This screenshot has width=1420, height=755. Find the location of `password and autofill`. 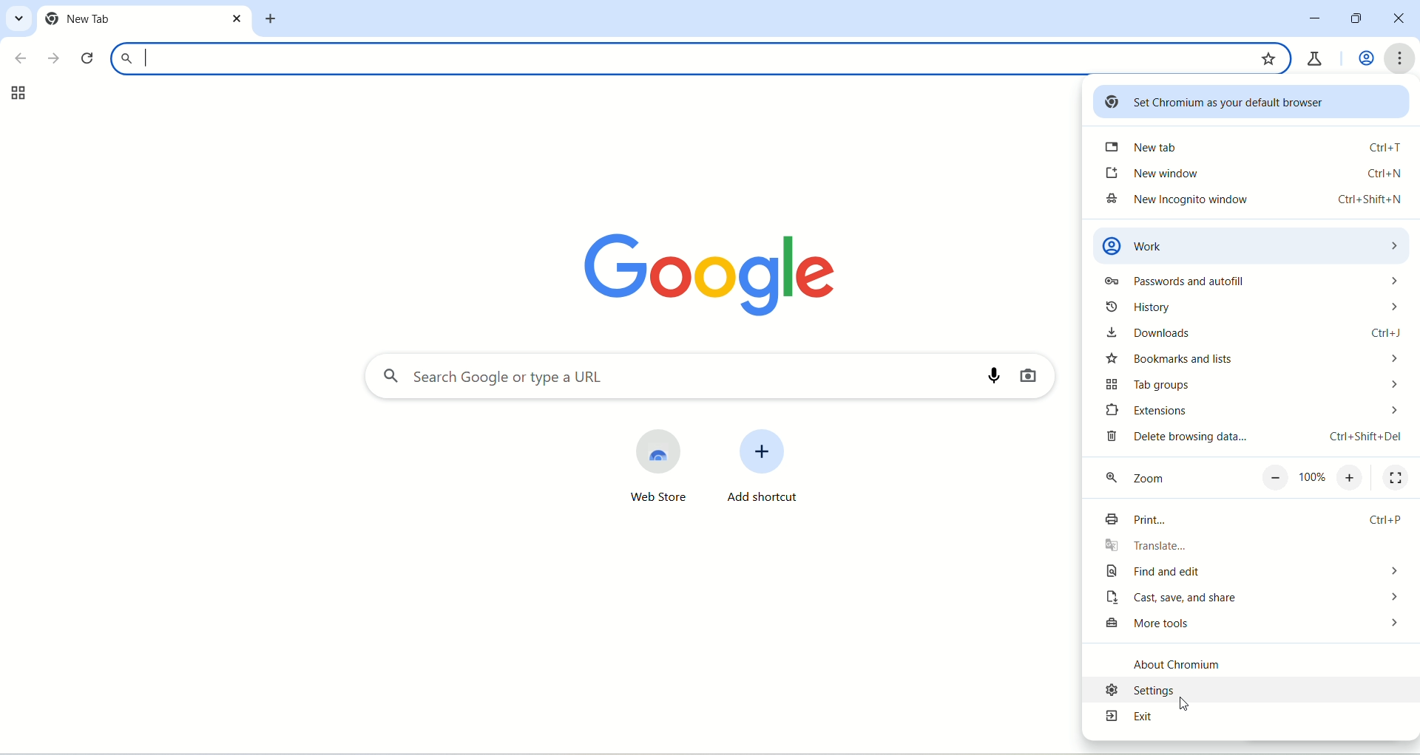

password and autofill is located at coordinates (1245, 279).